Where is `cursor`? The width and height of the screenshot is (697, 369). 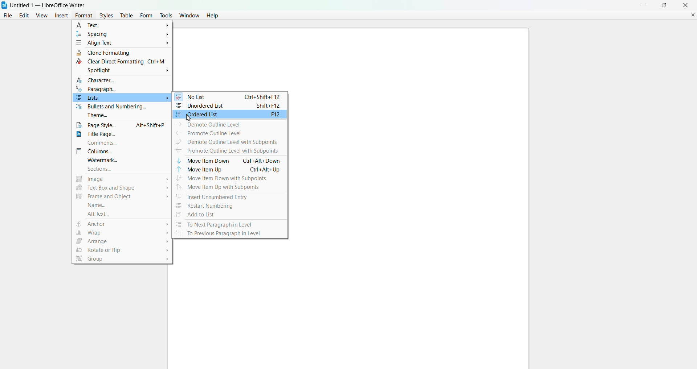
cursor is located at coordinates (191, 118).